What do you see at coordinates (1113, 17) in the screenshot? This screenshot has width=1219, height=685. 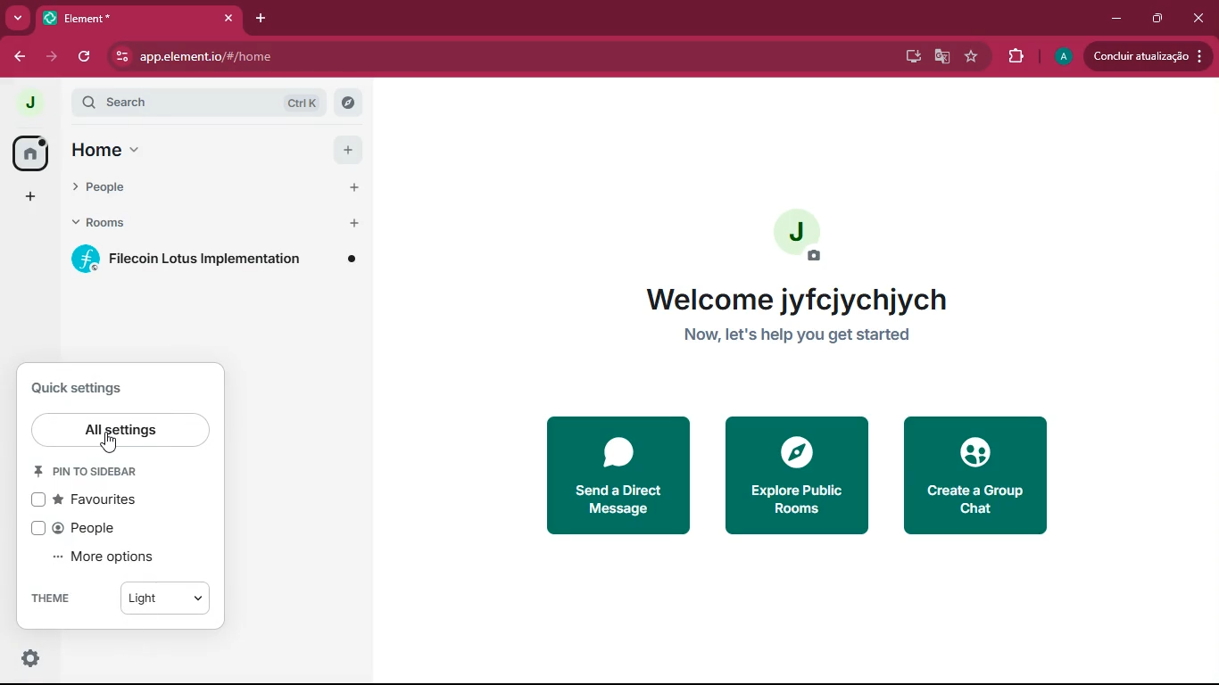 I see `minimize` at bounding box center [1113, 17].